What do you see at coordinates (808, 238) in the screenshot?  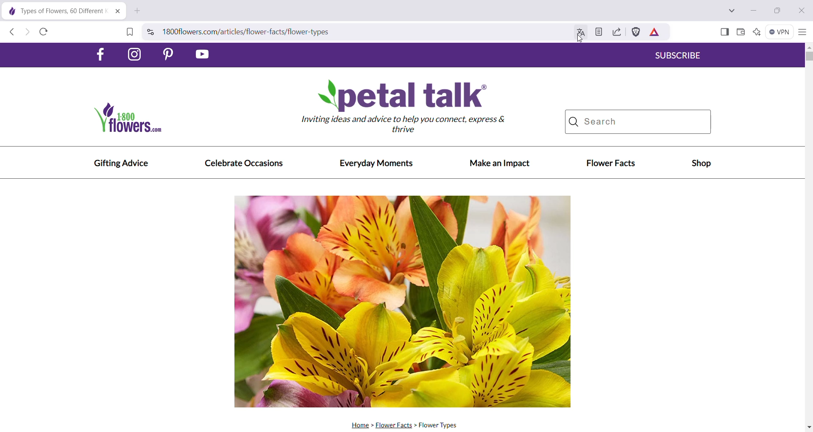 I see `Vertical Scroll Bar` at bounding box center [808, 238].